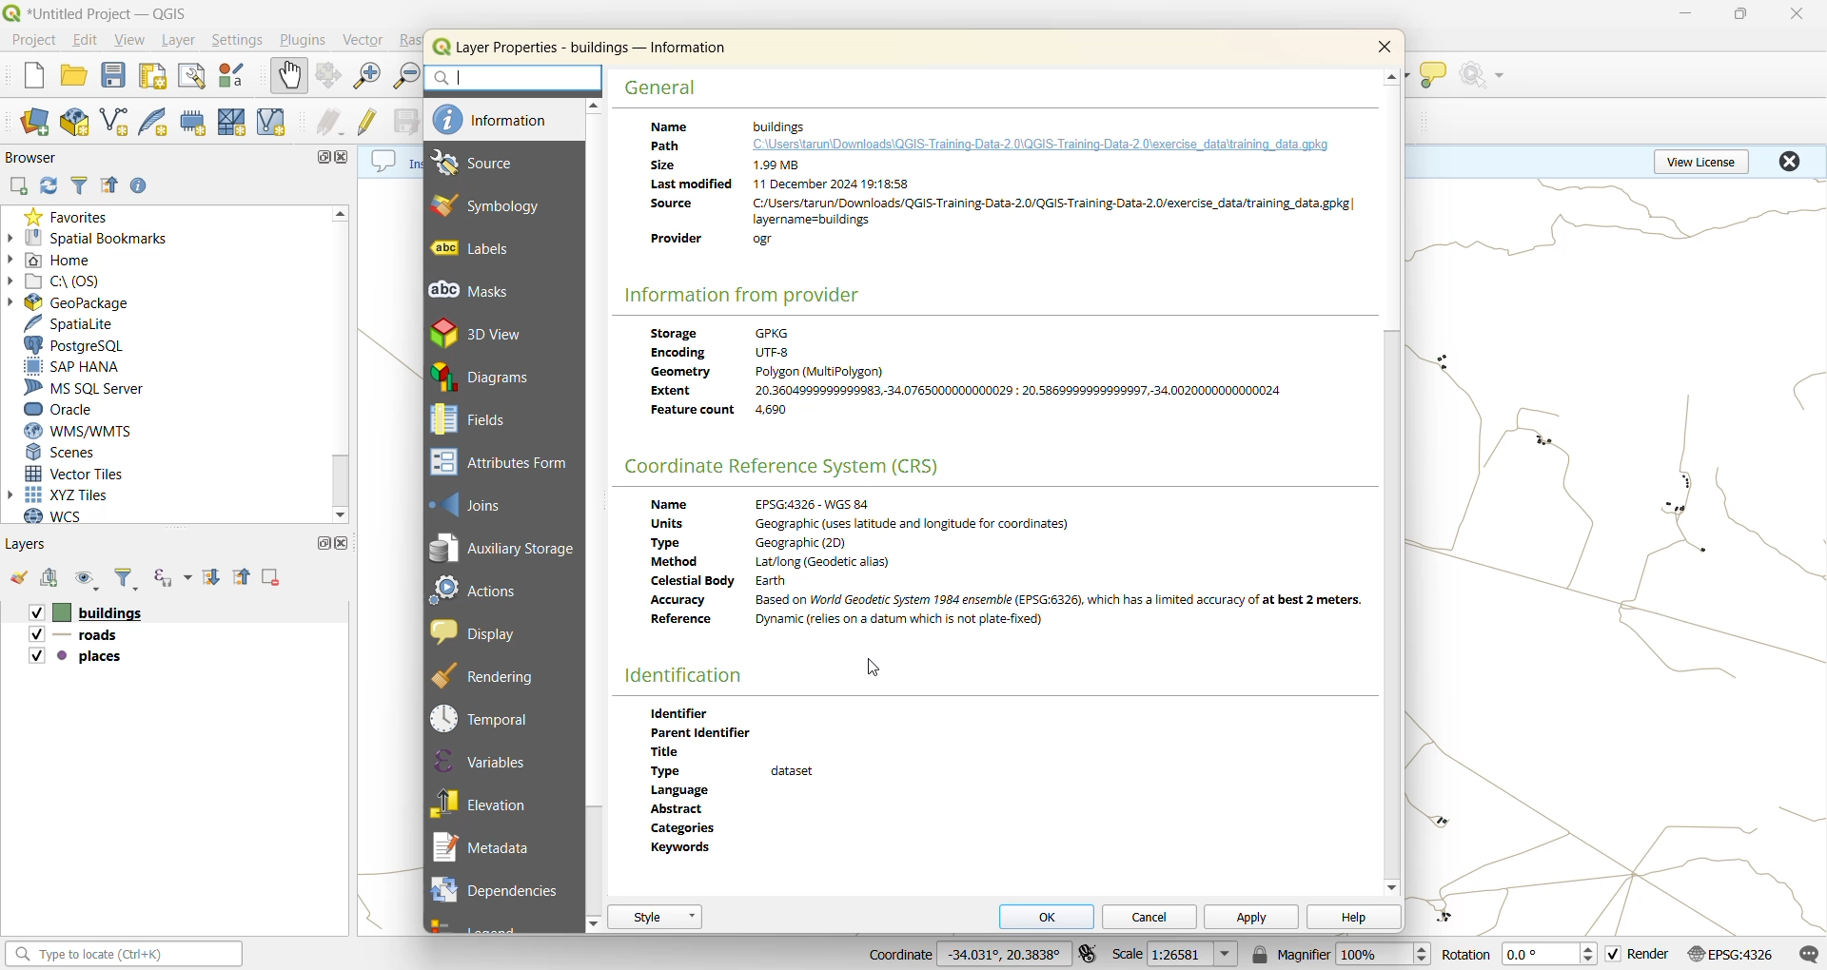 The width and height of the screenshot is (1827, 970). What do you see at coordinates (94, 366) in the screenshot?
I see `sap hana` at bounding box center [94, 366].